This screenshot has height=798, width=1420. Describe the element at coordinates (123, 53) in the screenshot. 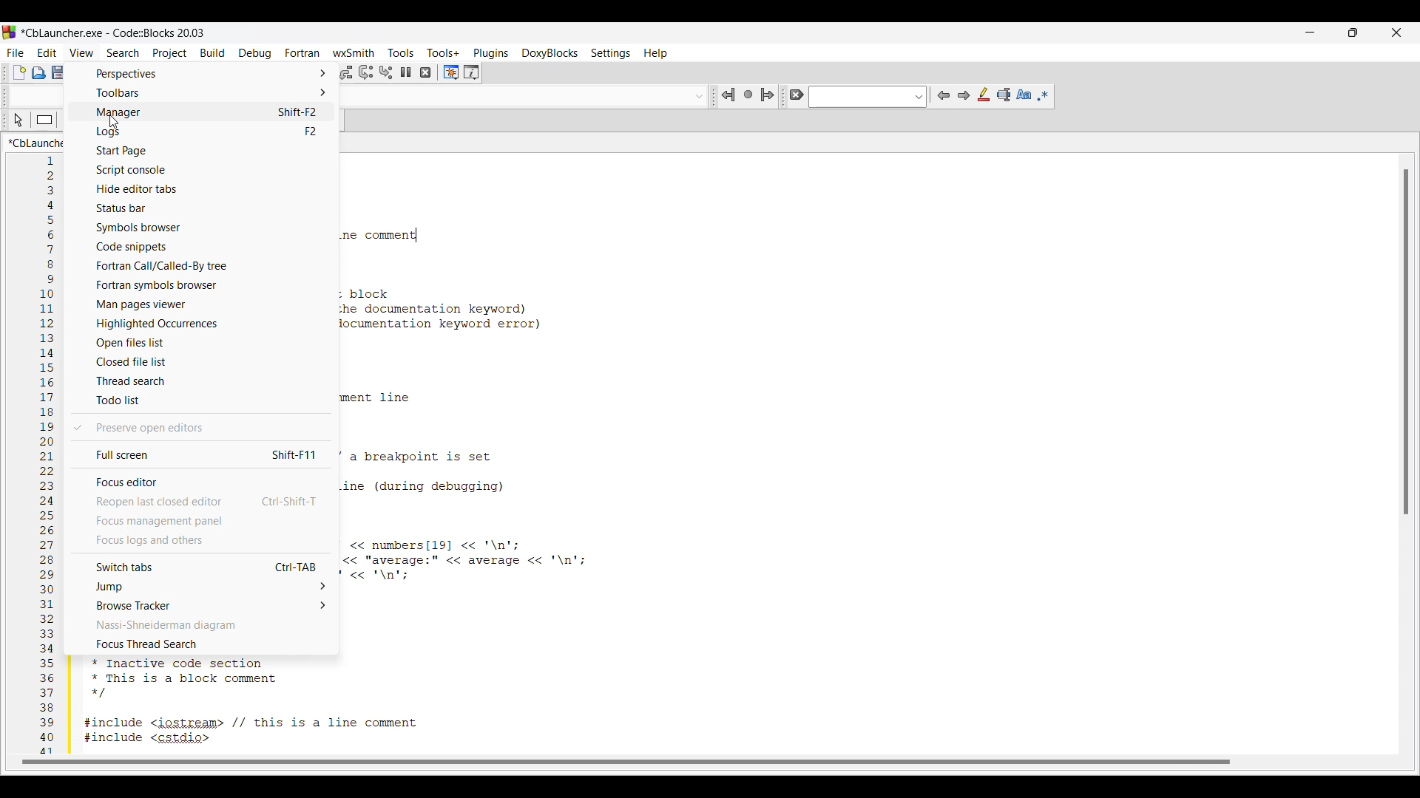

I see `Search menu` at that location.